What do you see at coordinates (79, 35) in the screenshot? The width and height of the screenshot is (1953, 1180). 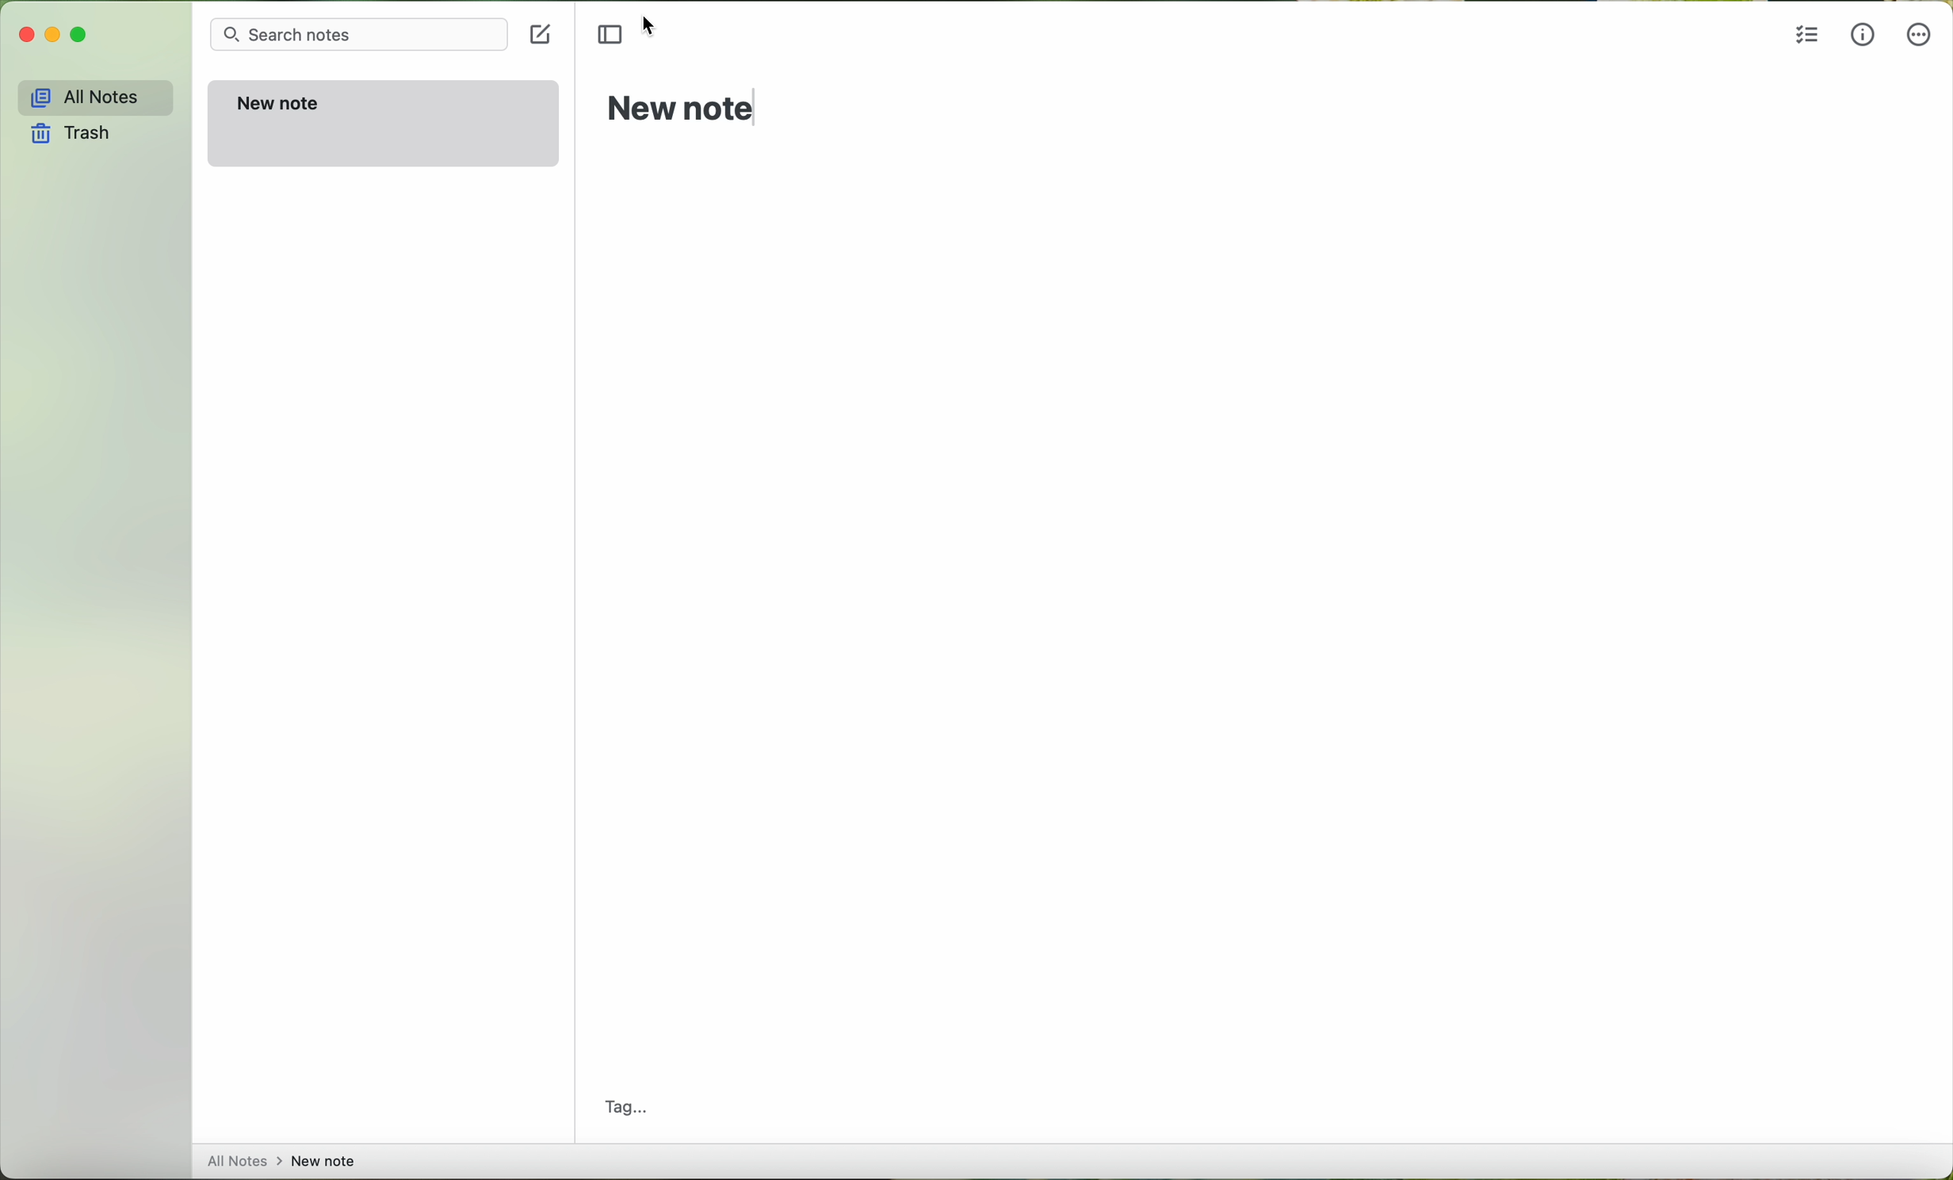 I see `maximize Simplenote` at bounding box center [79, 35].